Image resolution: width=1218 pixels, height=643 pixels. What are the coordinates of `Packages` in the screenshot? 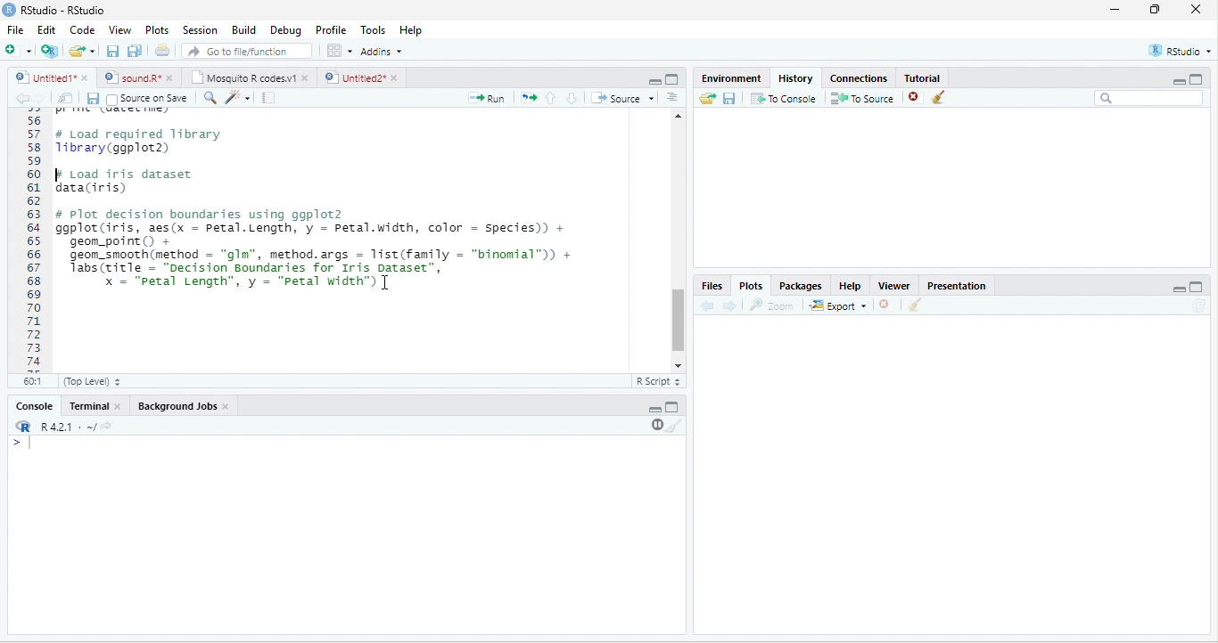 It's located at (801, 287).